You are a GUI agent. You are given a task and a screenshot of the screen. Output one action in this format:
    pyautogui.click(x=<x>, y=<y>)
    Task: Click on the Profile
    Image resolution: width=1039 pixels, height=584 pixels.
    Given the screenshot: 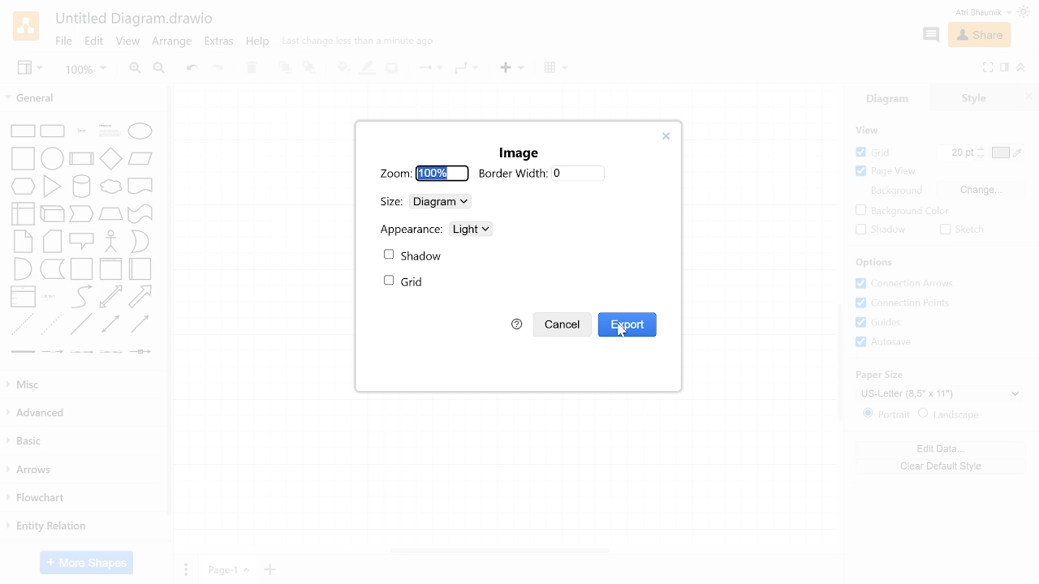 What is the action you would take?
    pyautogui.click(x=969, y=13)
    